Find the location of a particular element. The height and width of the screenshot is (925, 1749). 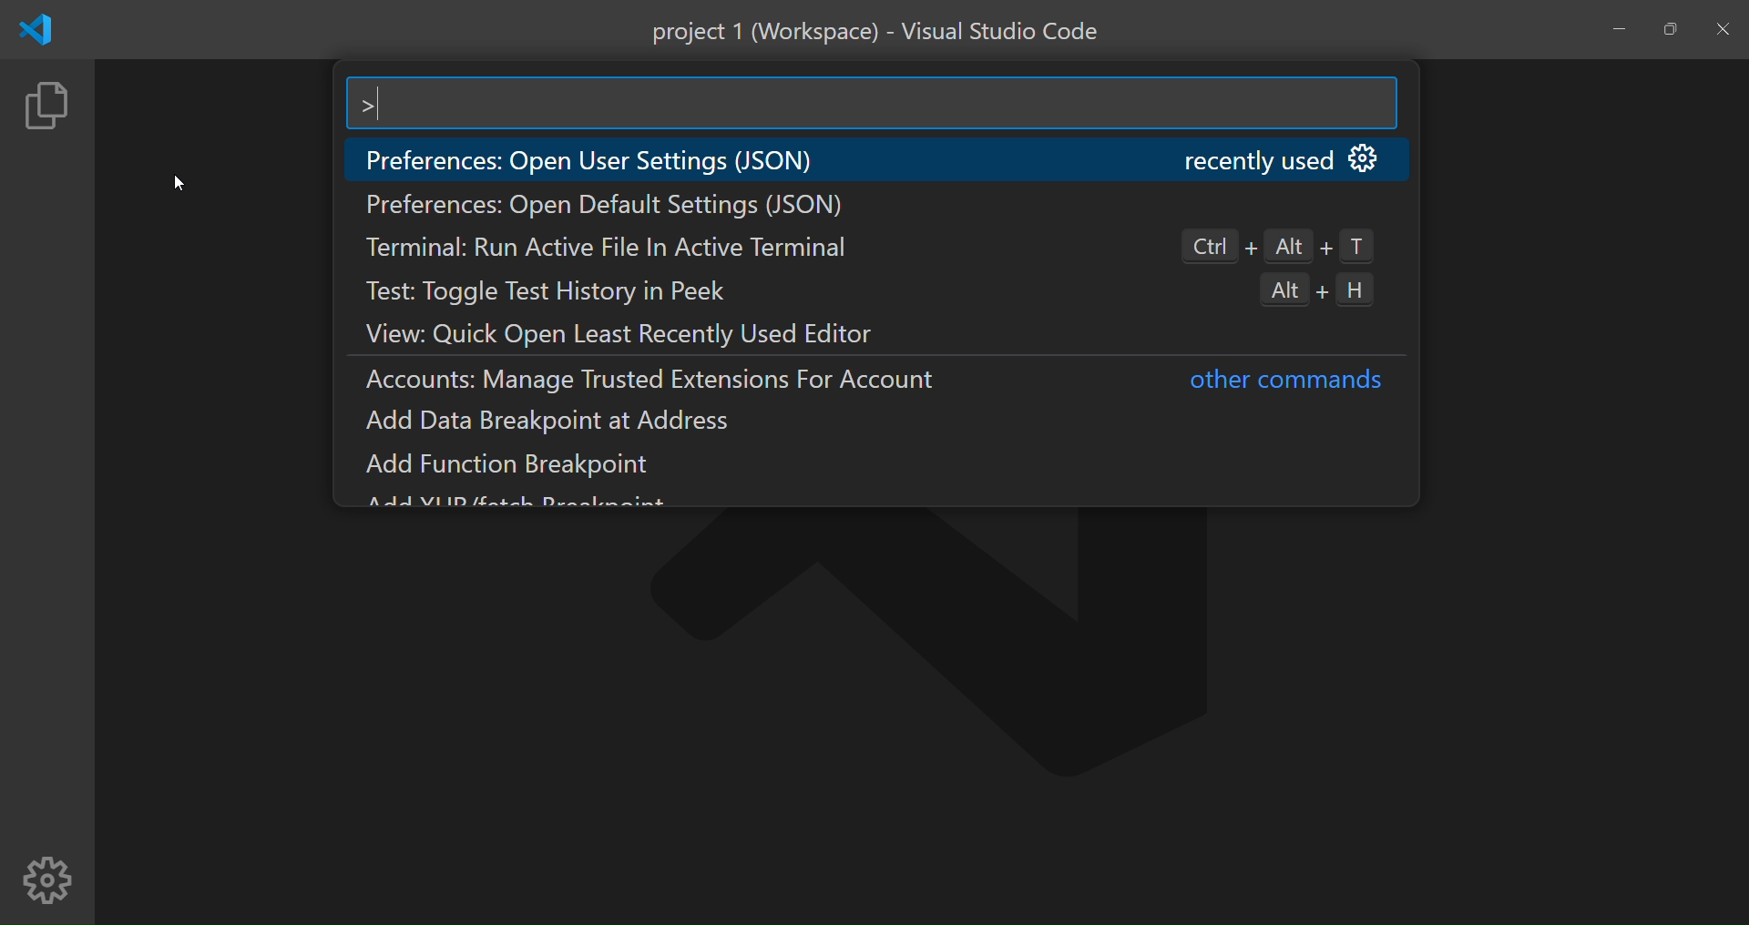

search bar is located at coordinates (870, 105).